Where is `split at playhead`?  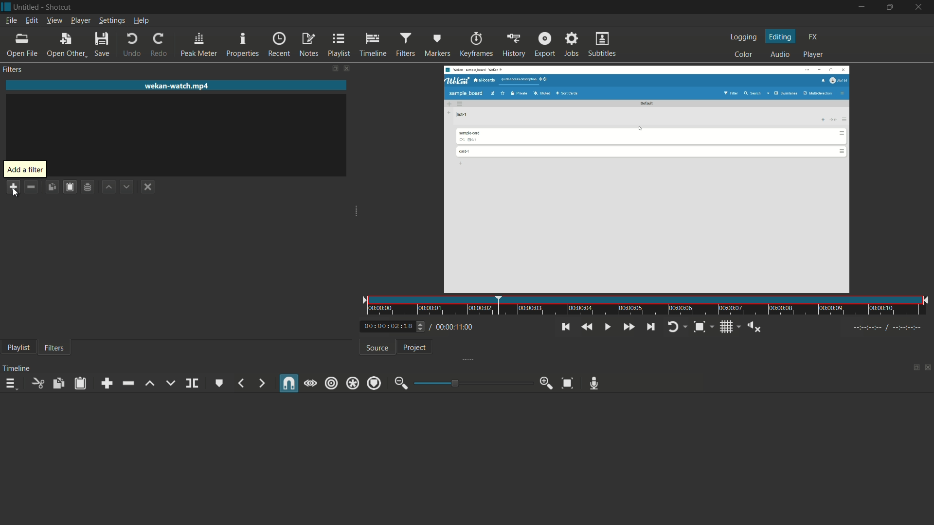 split at playhead is located at coordinates (192, 384).